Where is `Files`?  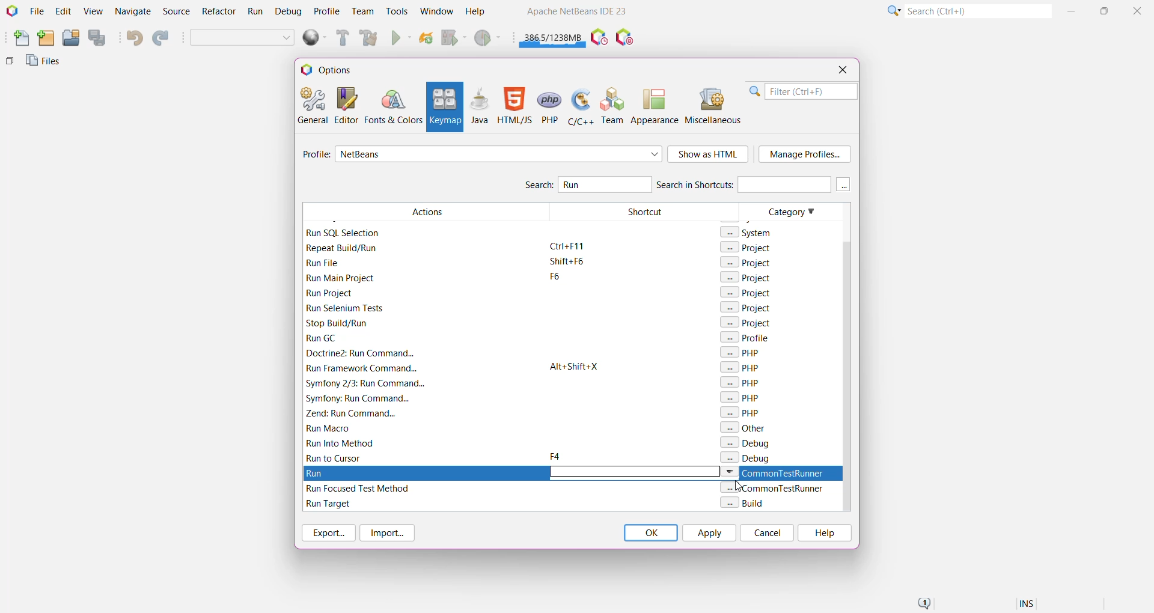
Files is located at coordinates (45, 64).